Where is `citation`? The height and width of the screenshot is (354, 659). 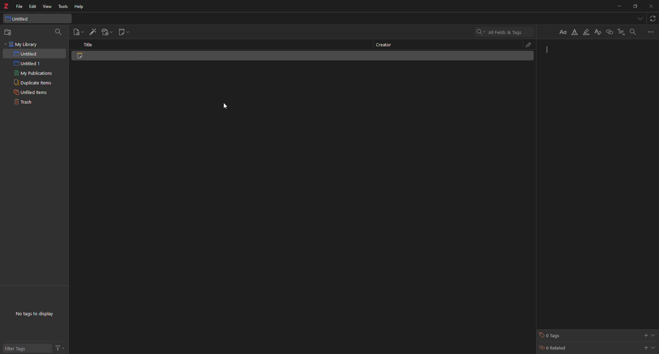
citation is located at coordinates (623, 30).